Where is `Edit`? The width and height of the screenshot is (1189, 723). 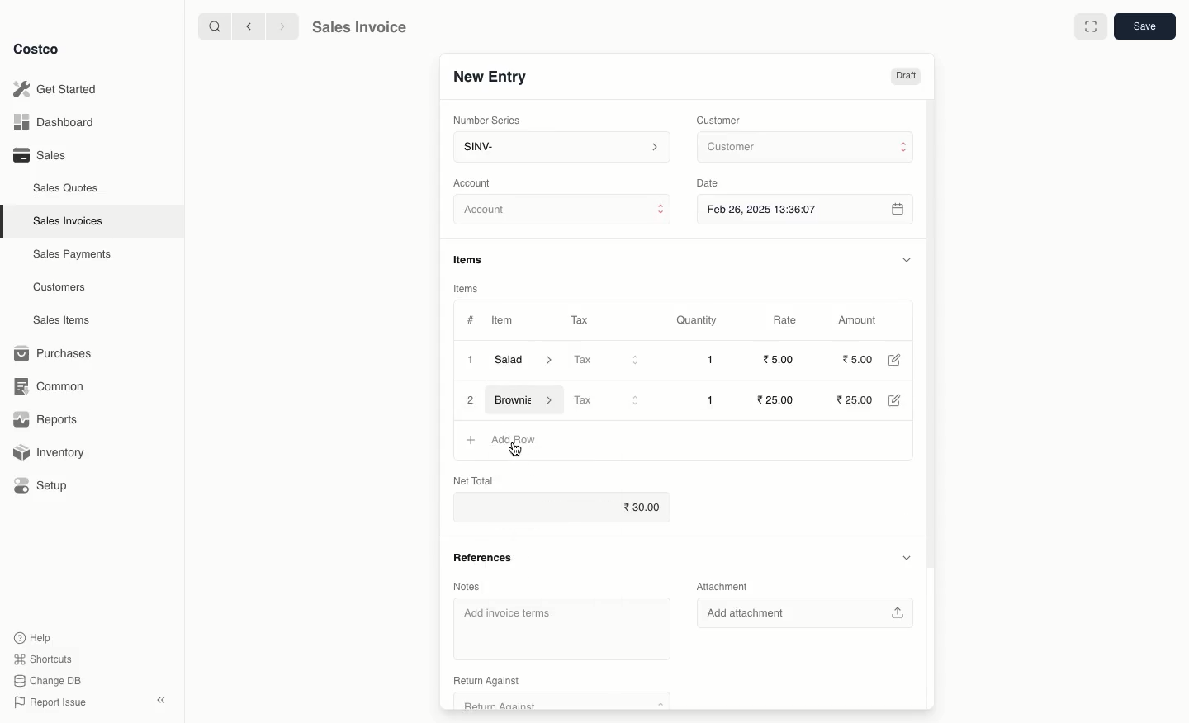 Edit is located at coordinates (893, 360).